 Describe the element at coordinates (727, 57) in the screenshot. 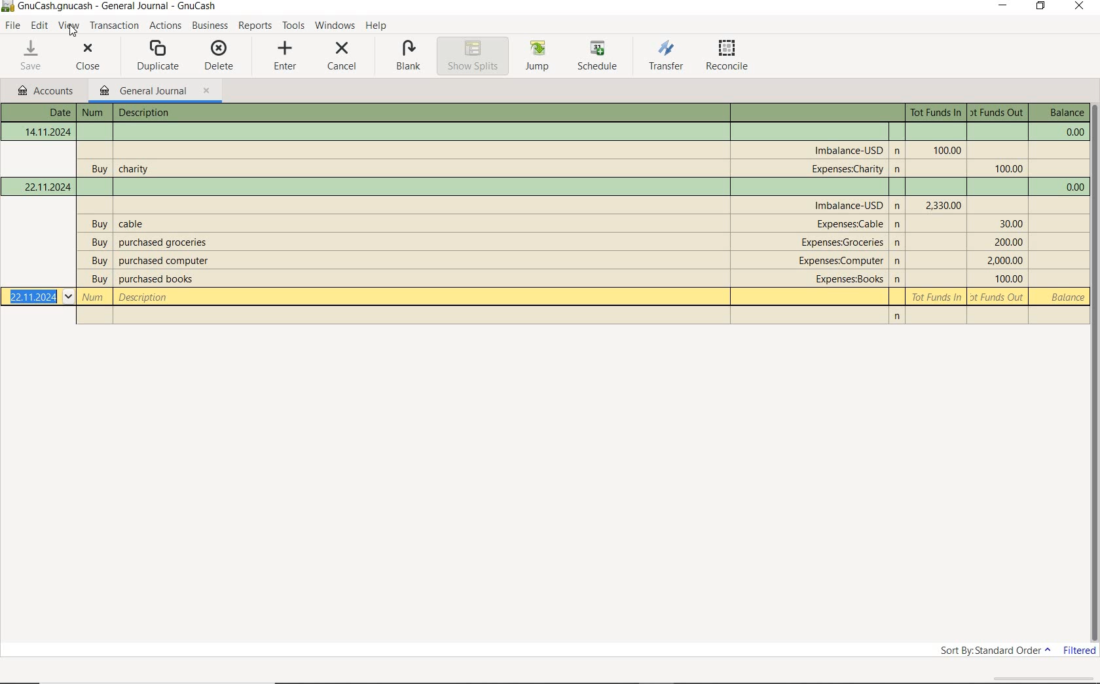

I see `RECONCILE` at that location.